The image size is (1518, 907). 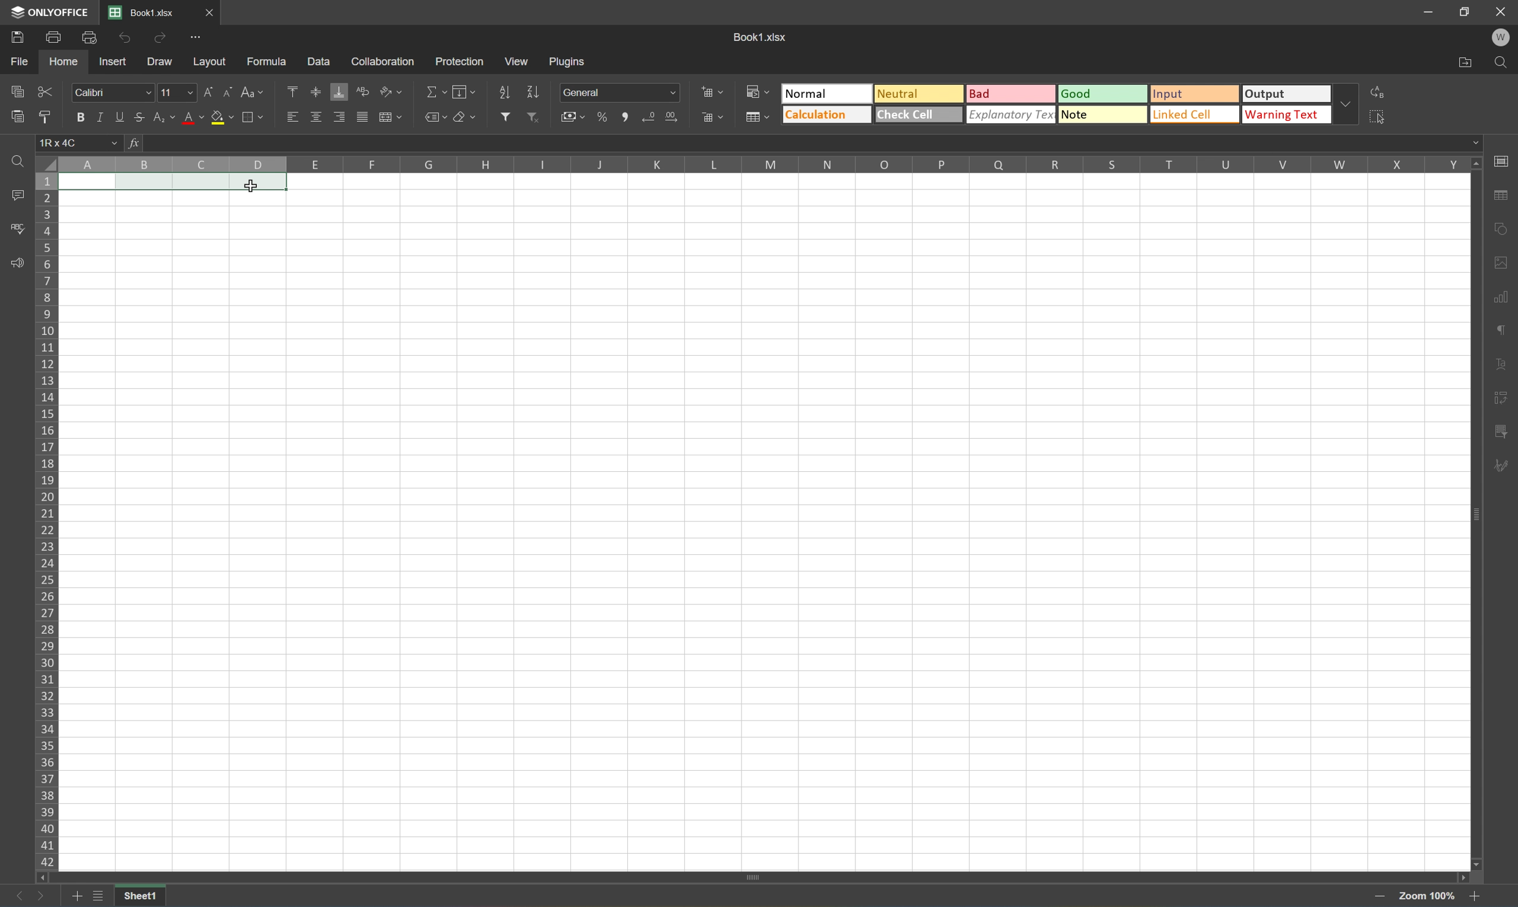 I want to click on Delete cells, so click(x=712, y=116).